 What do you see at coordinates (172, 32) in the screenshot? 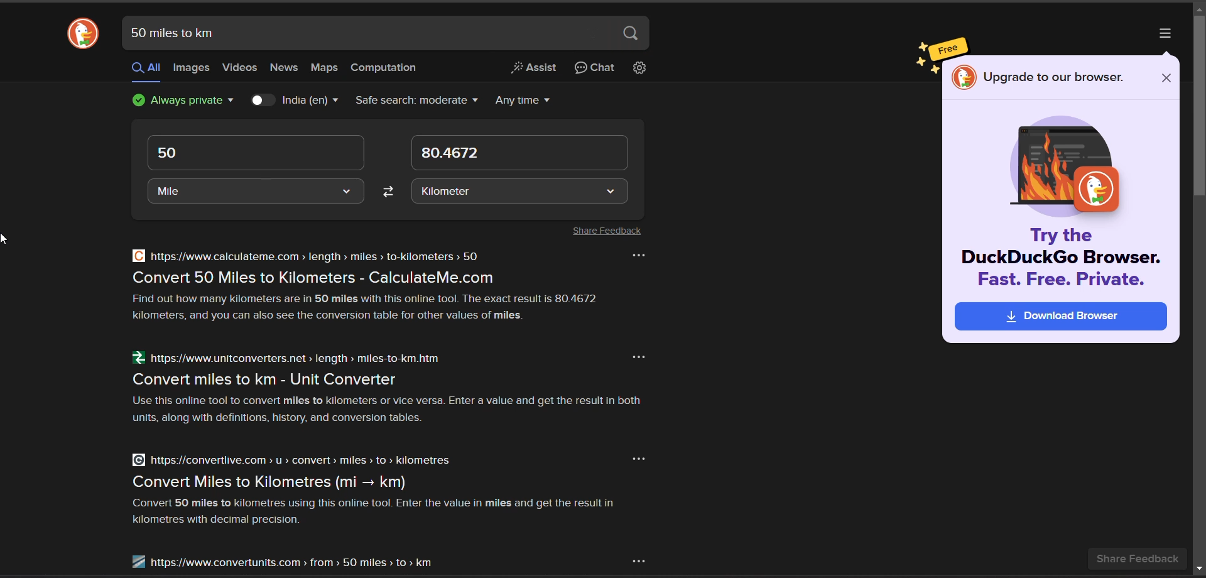
I see `50miles to km` at bounding box center [172, 32].